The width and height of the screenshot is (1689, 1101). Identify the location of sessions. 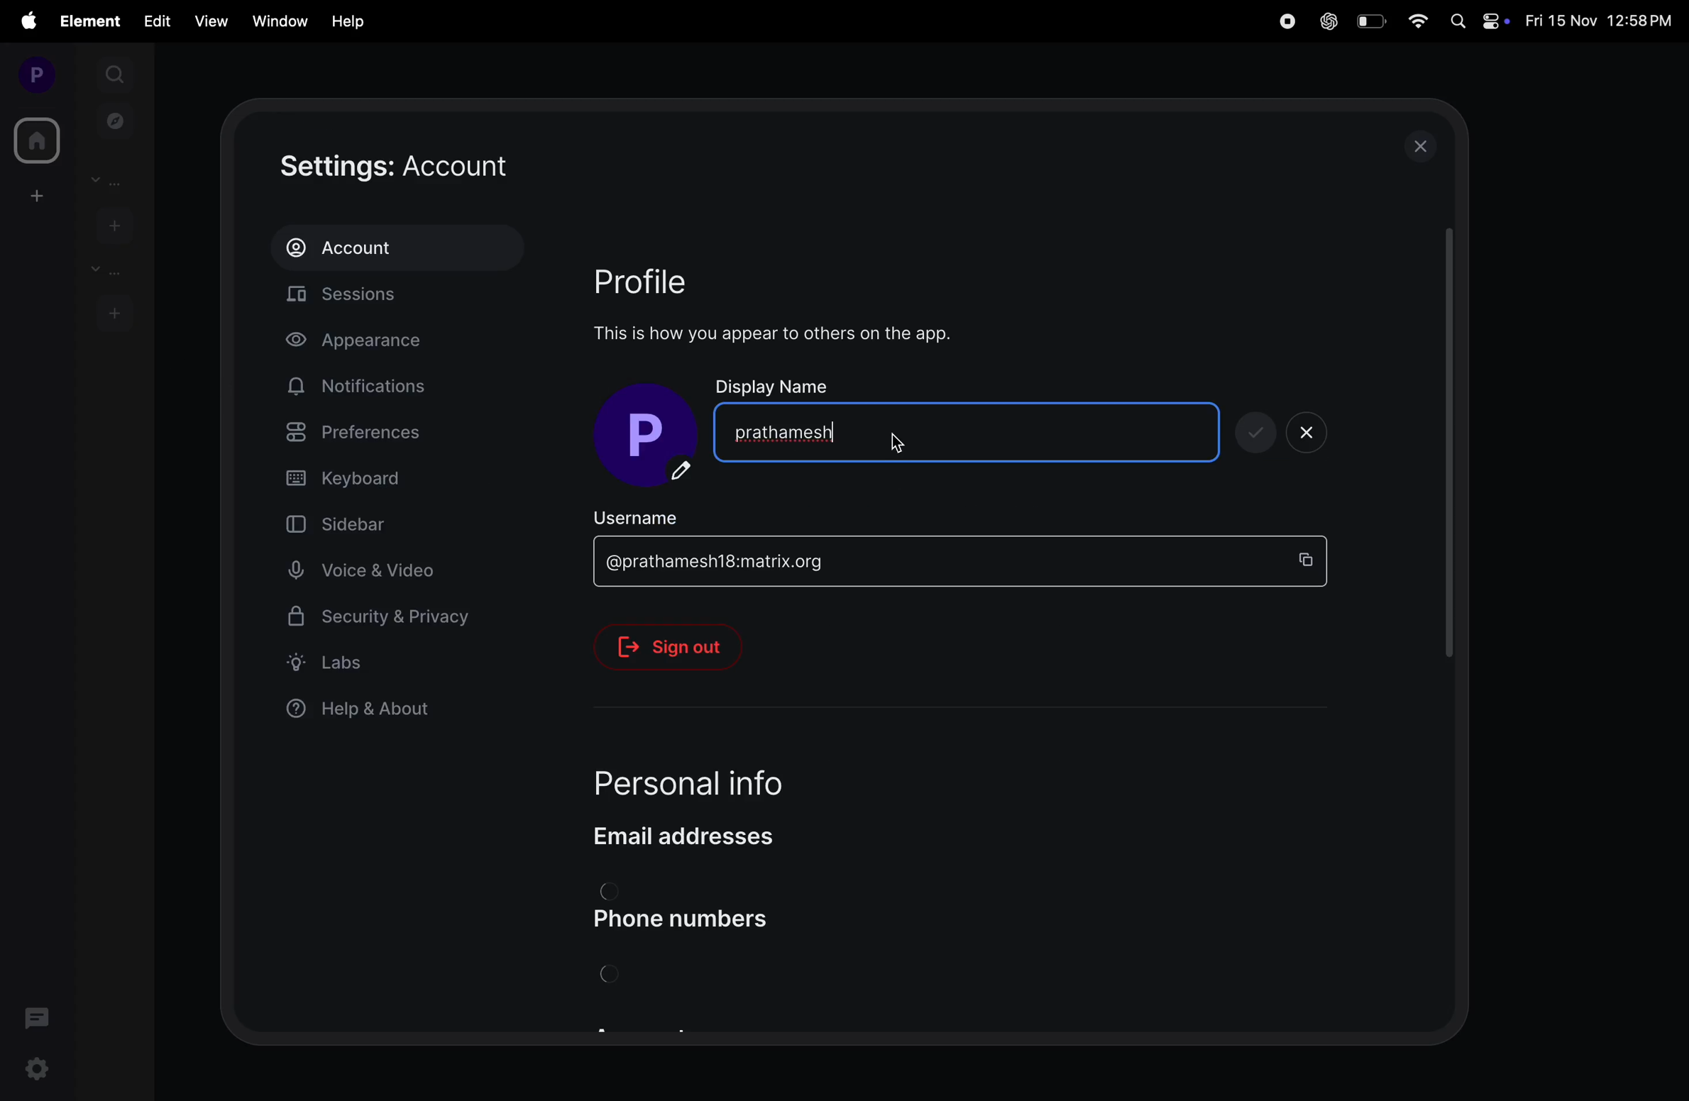
(405, 298).